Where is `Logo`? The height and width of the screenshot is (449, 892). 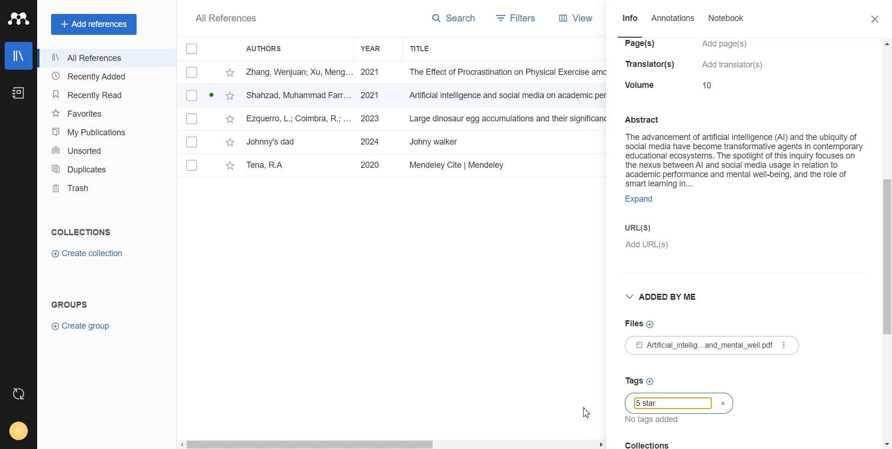 Logo is located at coordinates (19, 19).